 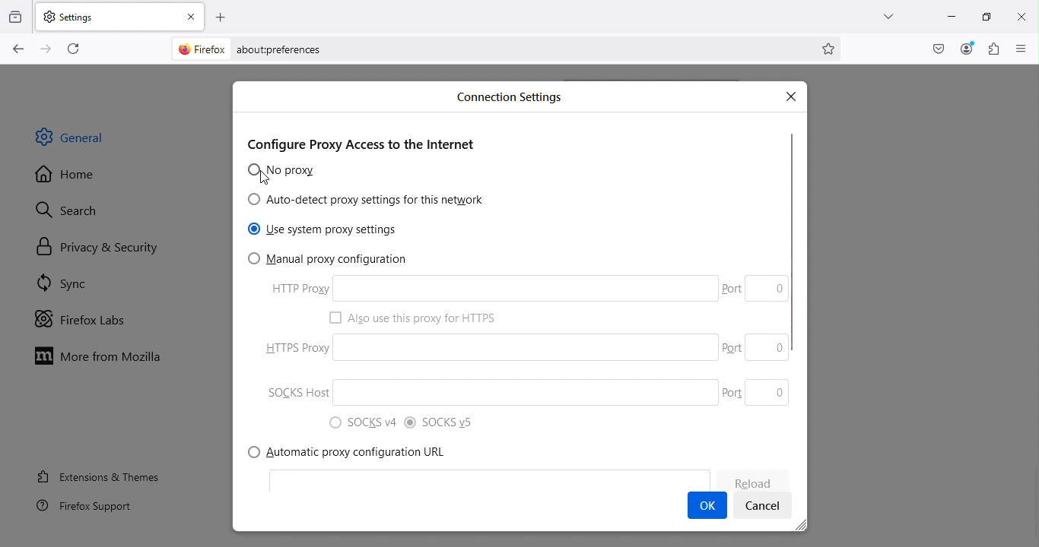 I want to click on Port, so click(x=768, y=391).